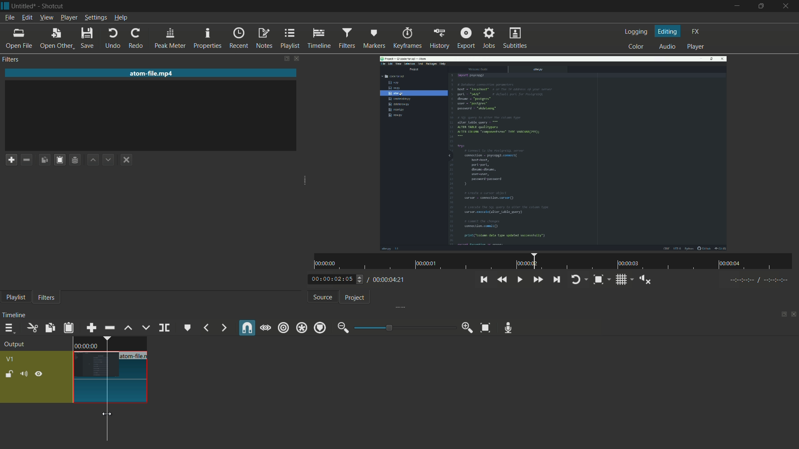 This screenshot has height=449, width=799. I want to click on v1, so click(11, 359).